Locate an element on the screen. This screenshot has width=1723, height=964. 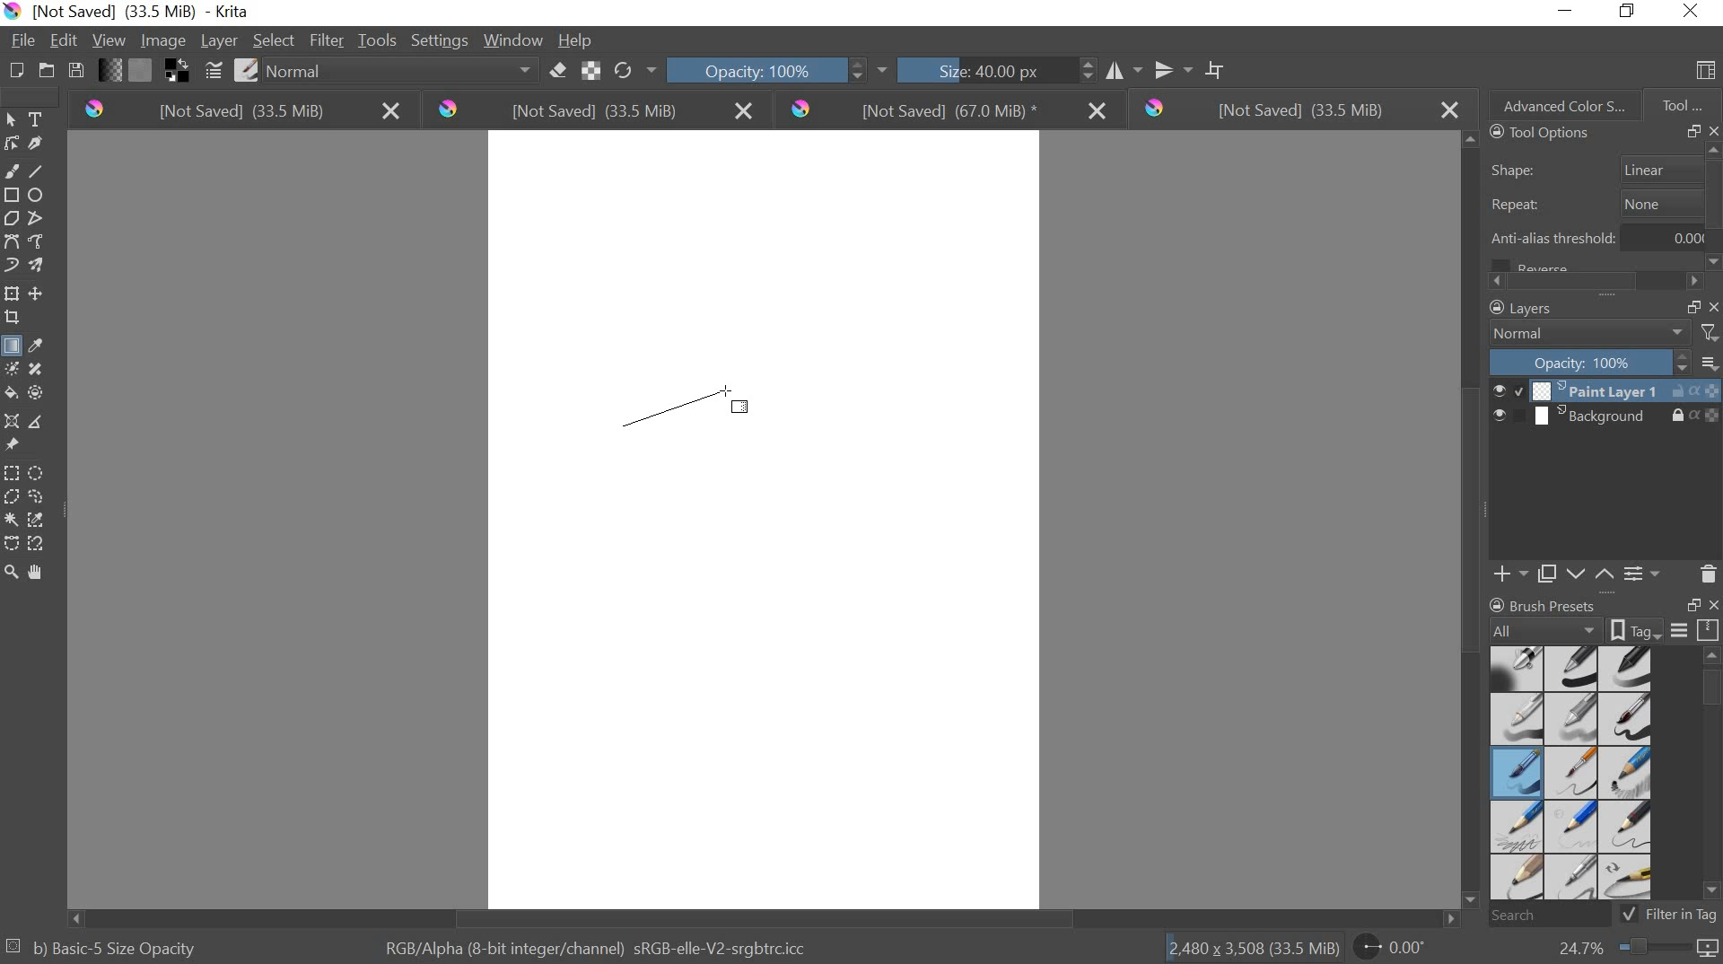
HELP is located at coordinates (576, 41).